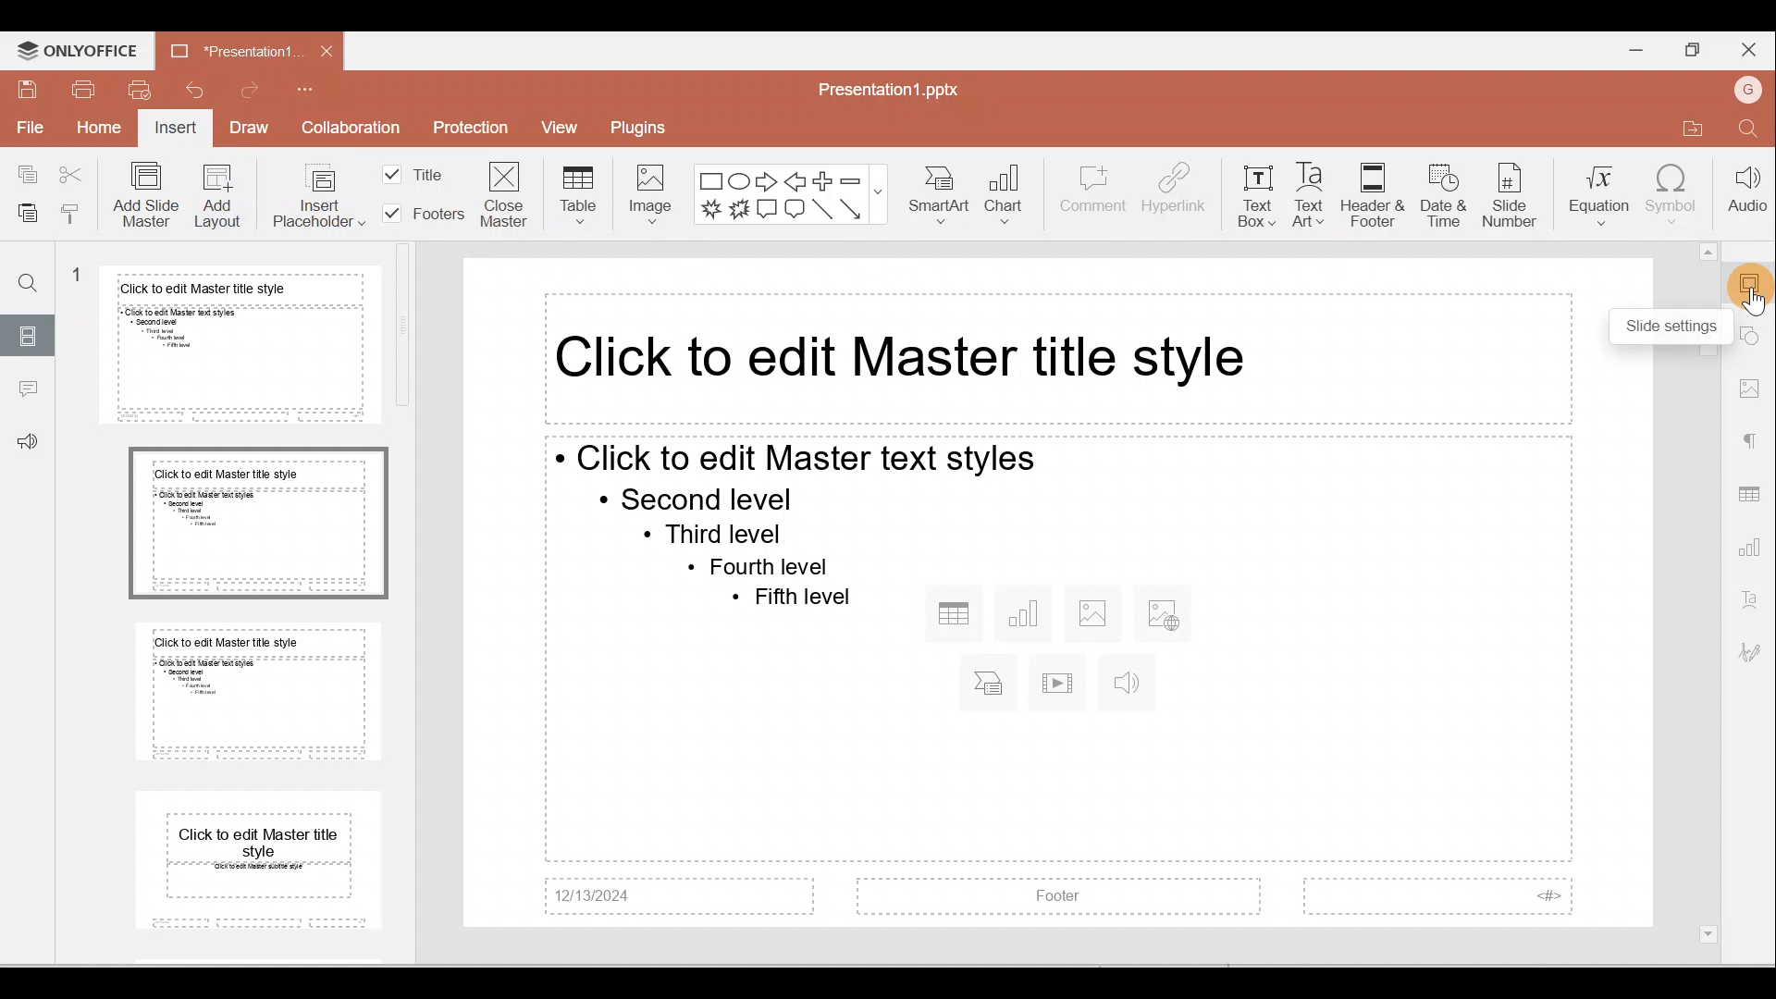 This screenshot has height=999, width=1776. What do you see at coordinates (1750, 493) in the screenshot?
I see `Table settings` at bounding box center [1750, 493].